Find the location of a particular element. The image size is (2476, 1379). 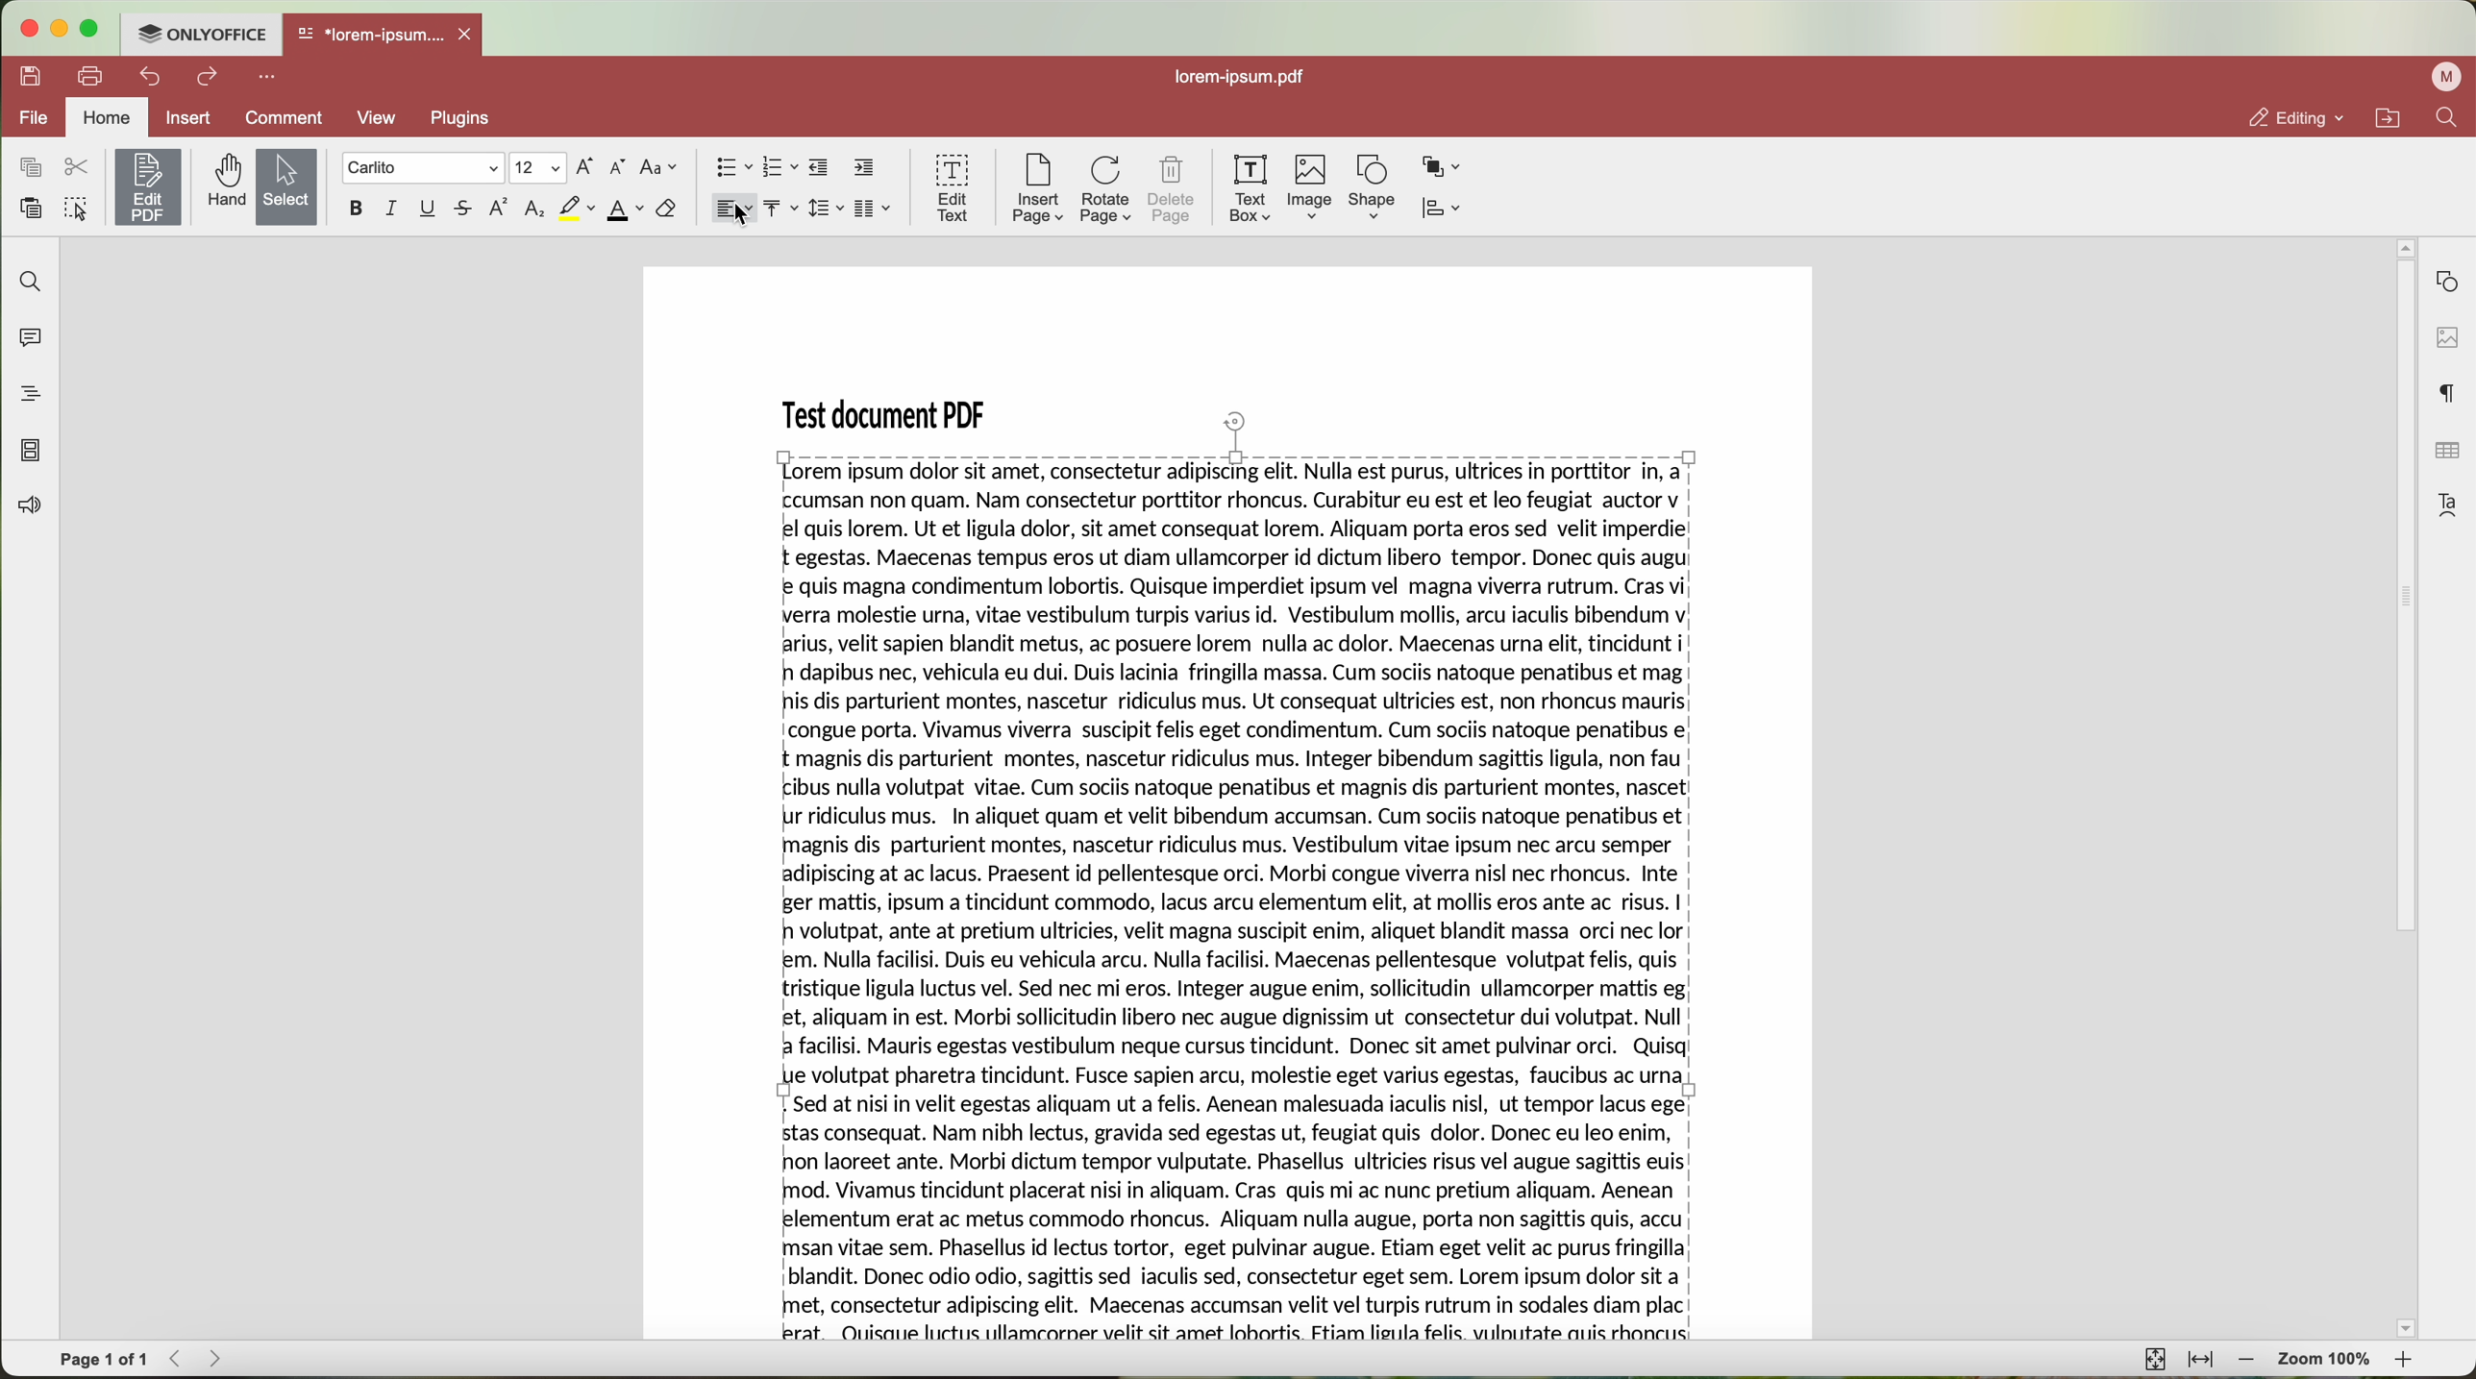

feedback & support is located at coordinates (34, 507).